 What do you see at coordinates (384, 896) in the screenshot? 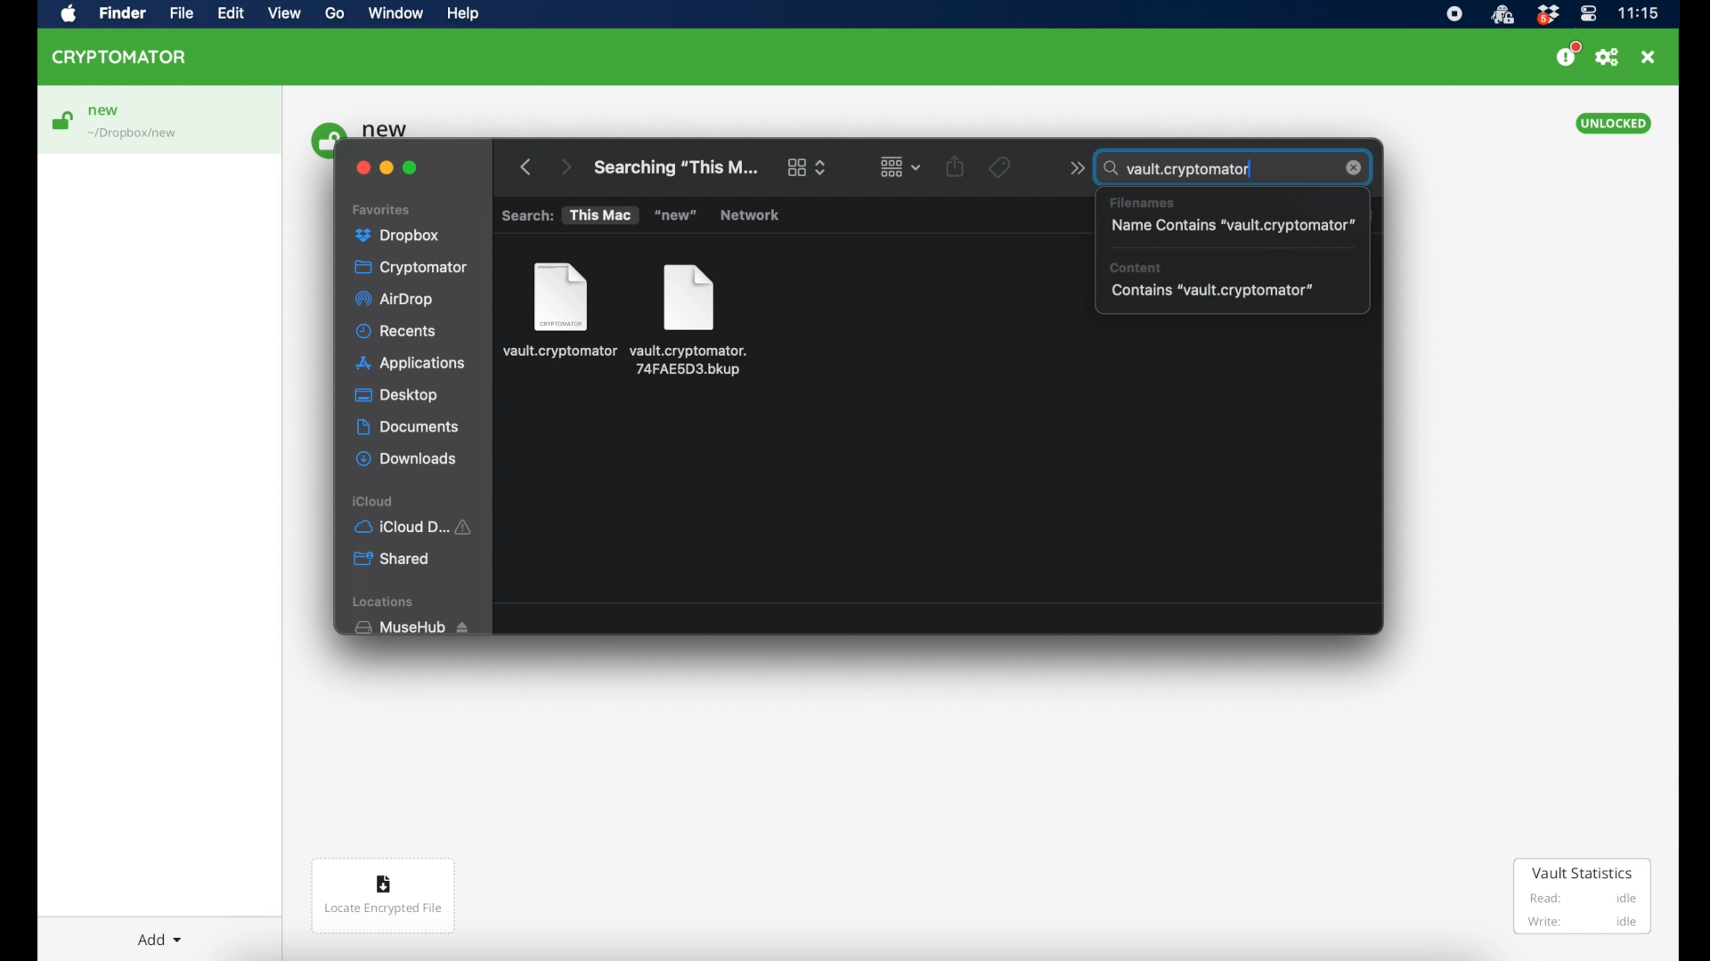
I see `locate encrypted file` at bounding box center [384, 896].